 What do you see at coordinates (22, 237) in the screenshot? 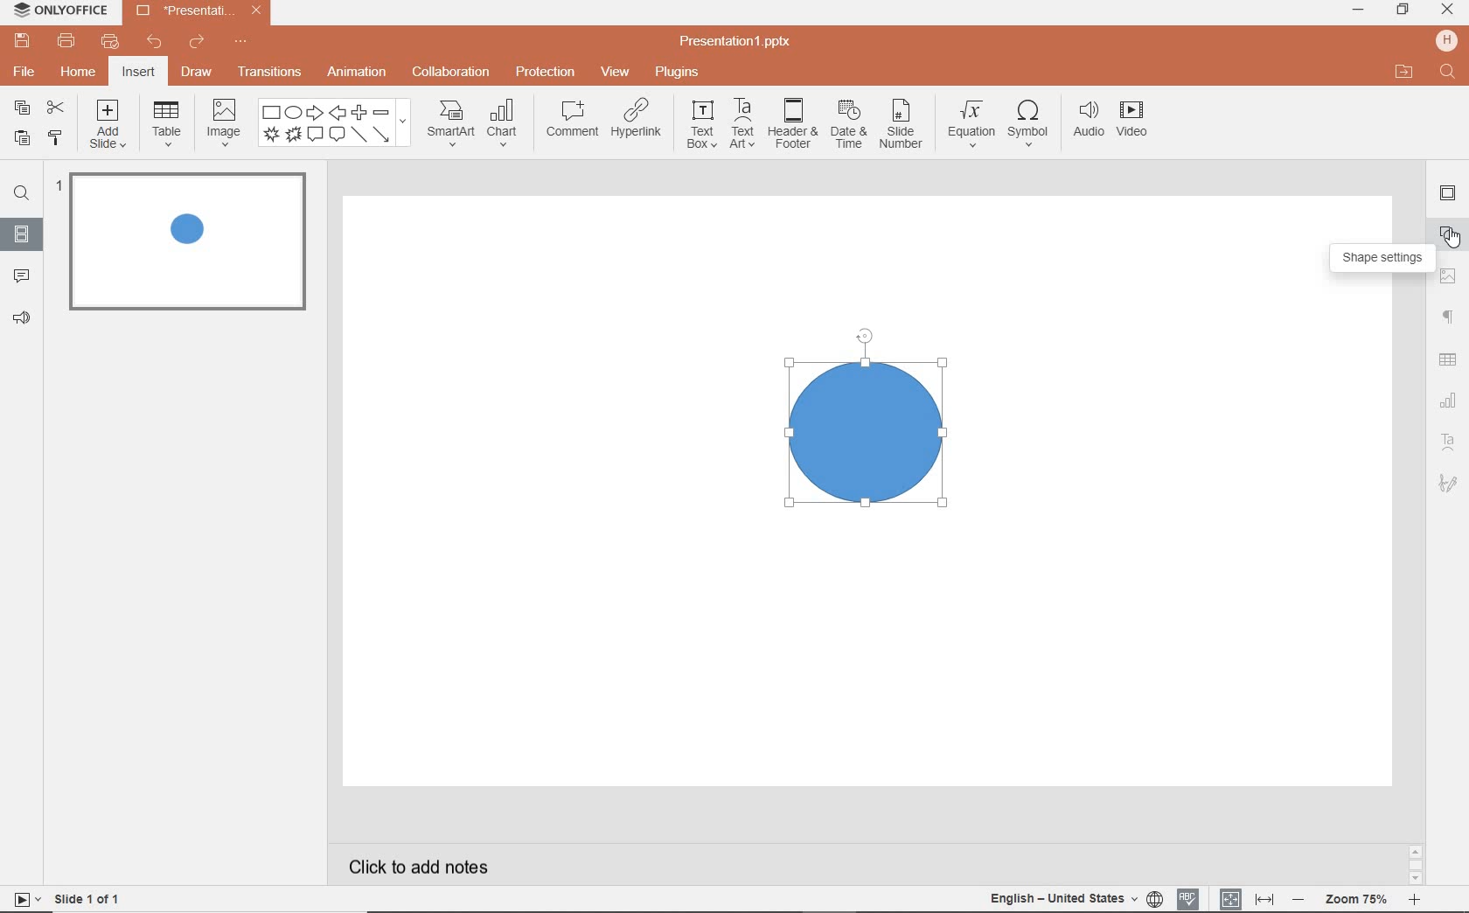
I see `slides` at bounding box center [22, 237].